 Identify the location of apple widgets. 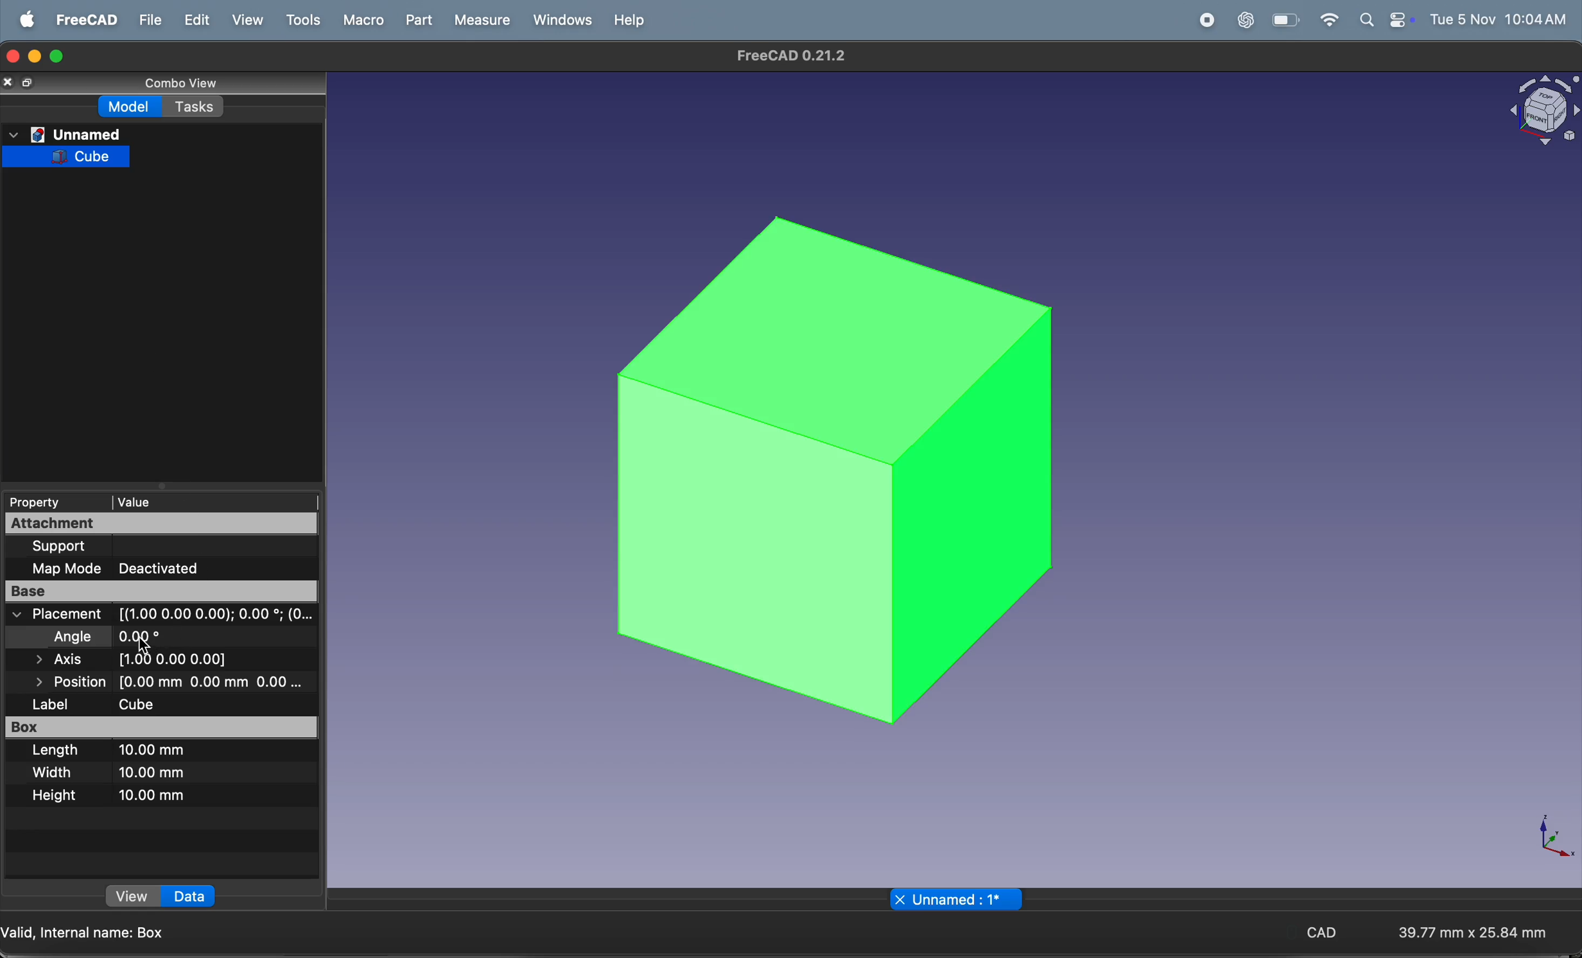
(1369, 19).